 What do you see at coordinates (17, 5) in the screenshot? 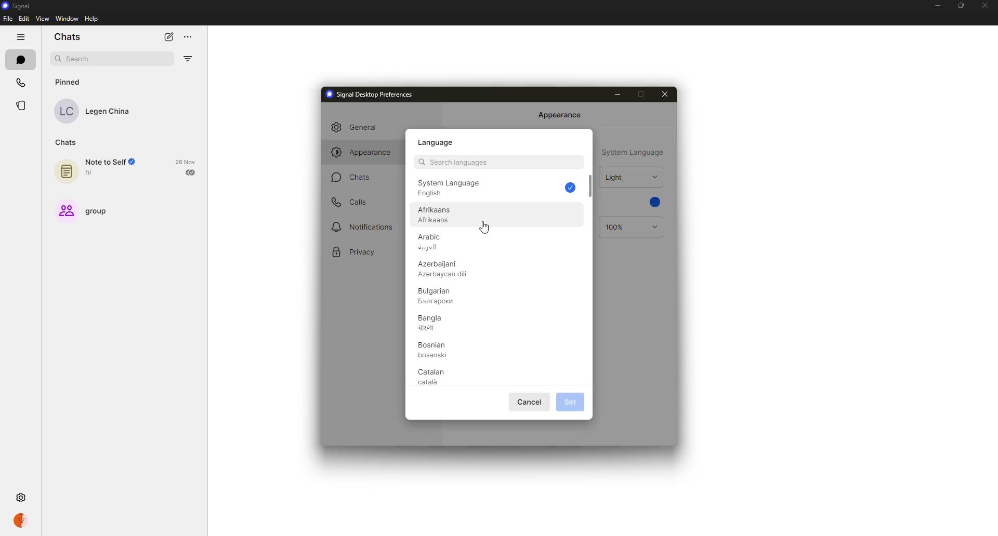
I see `signal` at bounding box center [17, 5].